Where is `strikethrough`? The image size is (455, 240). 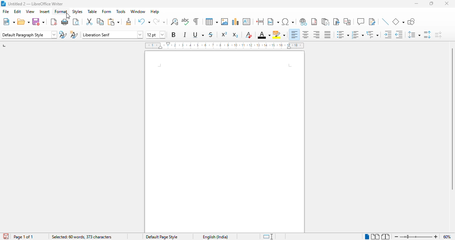
strikethrough is located at coordinates (211, 35).